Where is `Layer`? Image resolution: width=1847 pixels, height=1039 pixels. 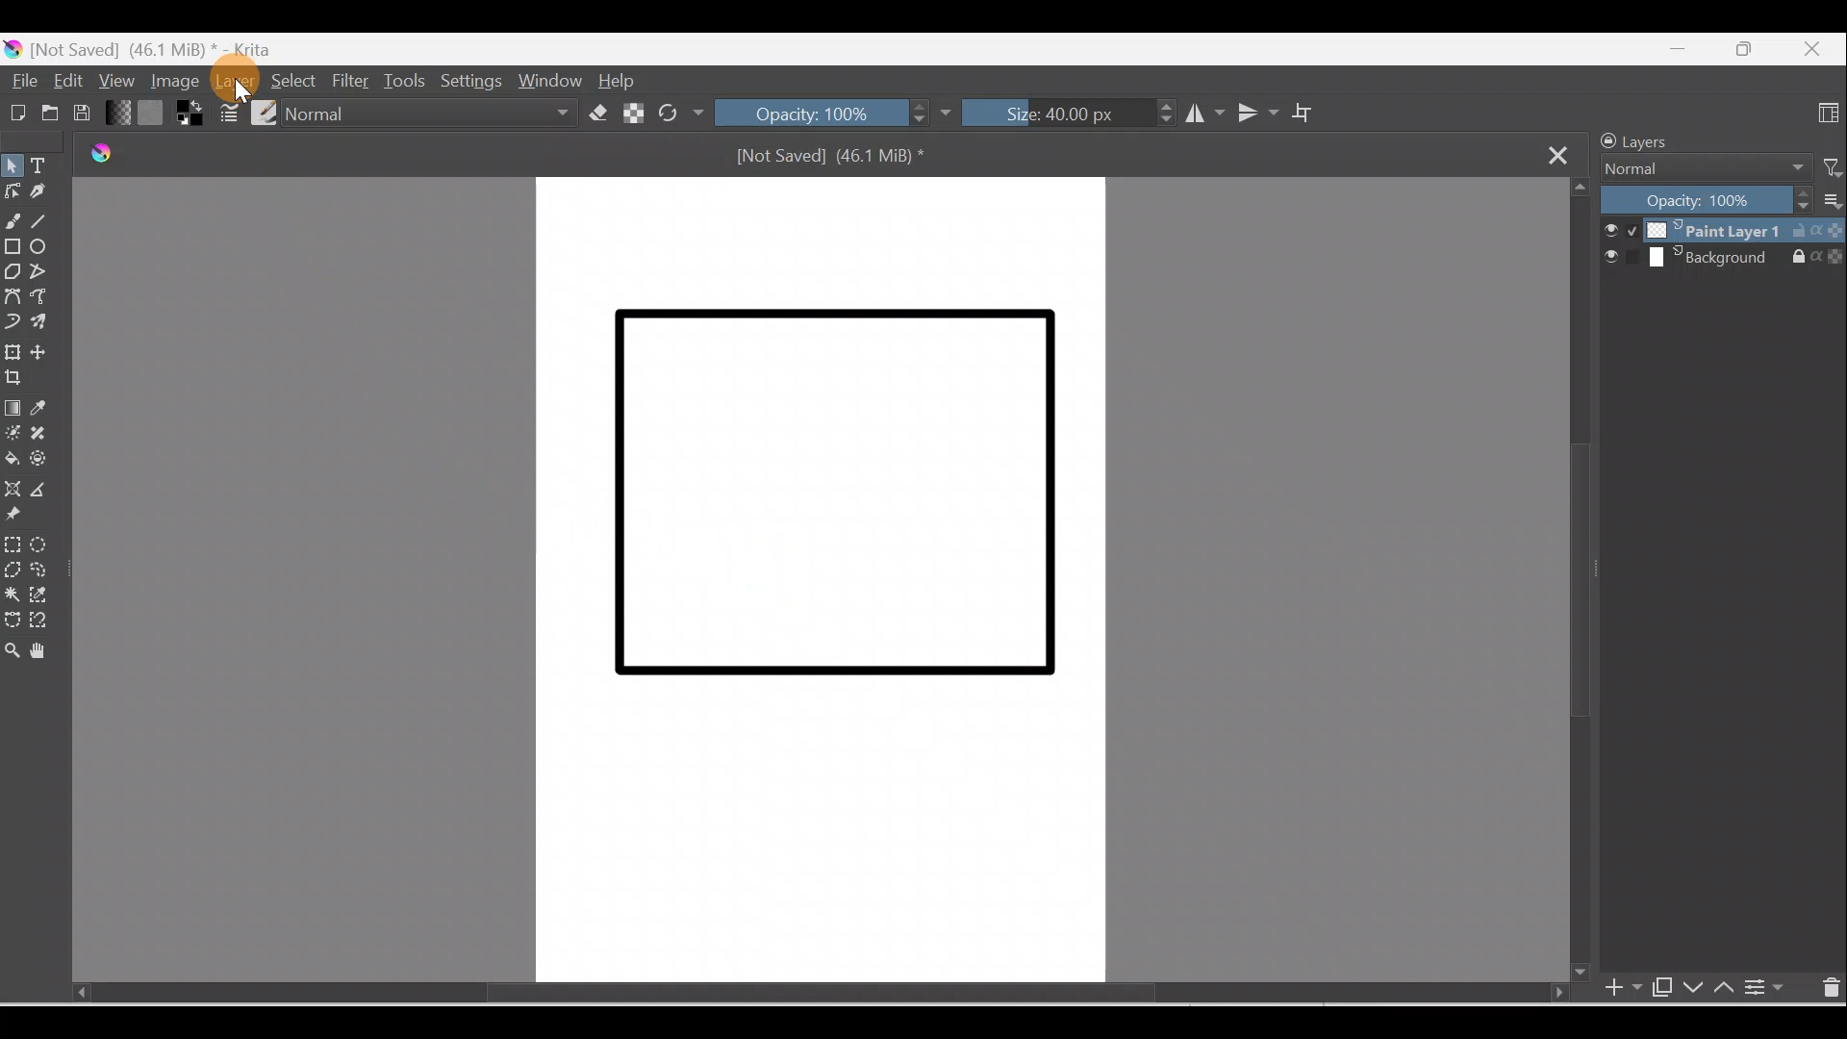 Layer is located at coordinates (236, 81).